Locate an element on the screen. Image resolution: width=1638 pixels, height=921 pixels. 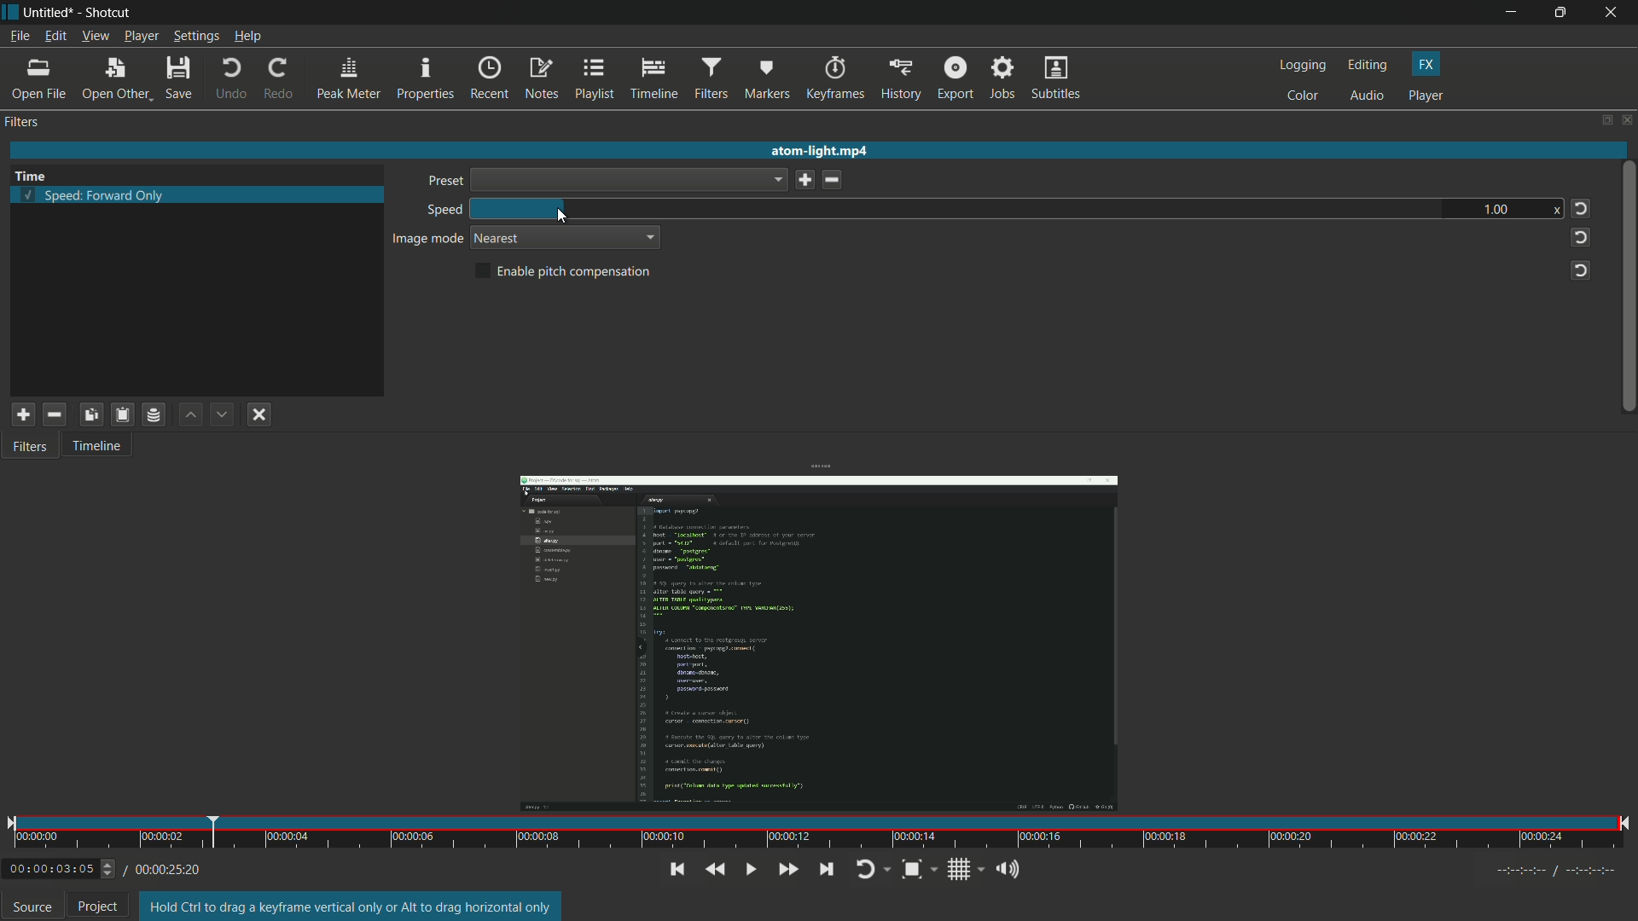
playlist is located at coordinates (596, 79).